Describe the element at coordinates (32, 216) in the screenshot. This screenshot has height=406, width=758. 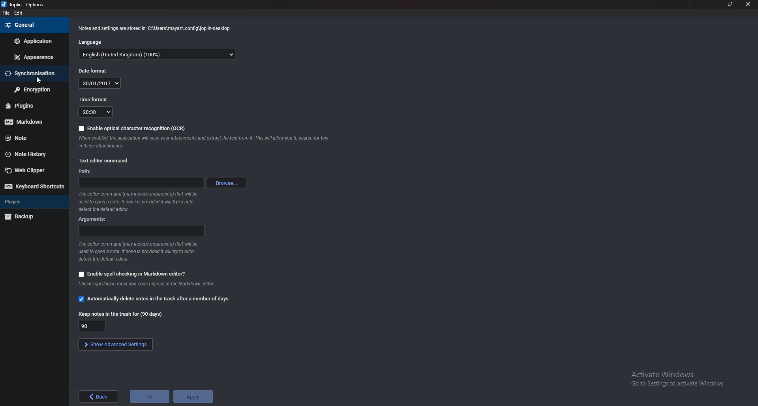
I see `backup` at that location.